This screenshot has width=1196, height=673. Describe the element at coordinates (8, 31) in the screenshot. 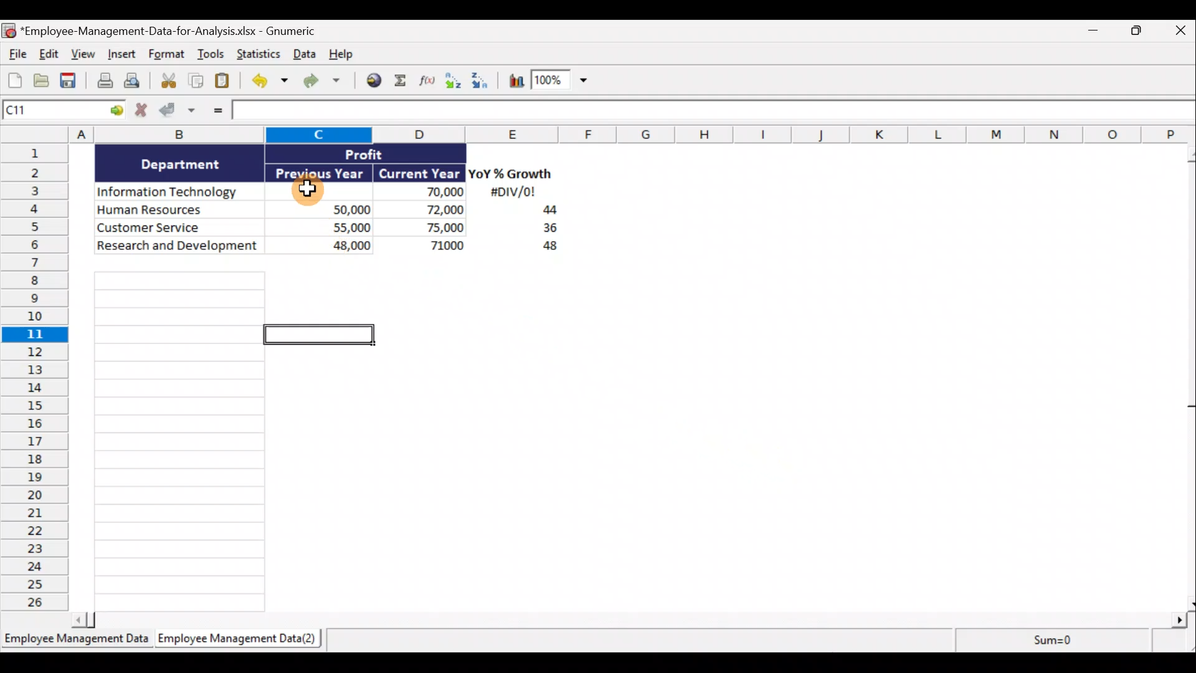

I see `Gnumeric logo` at that location.